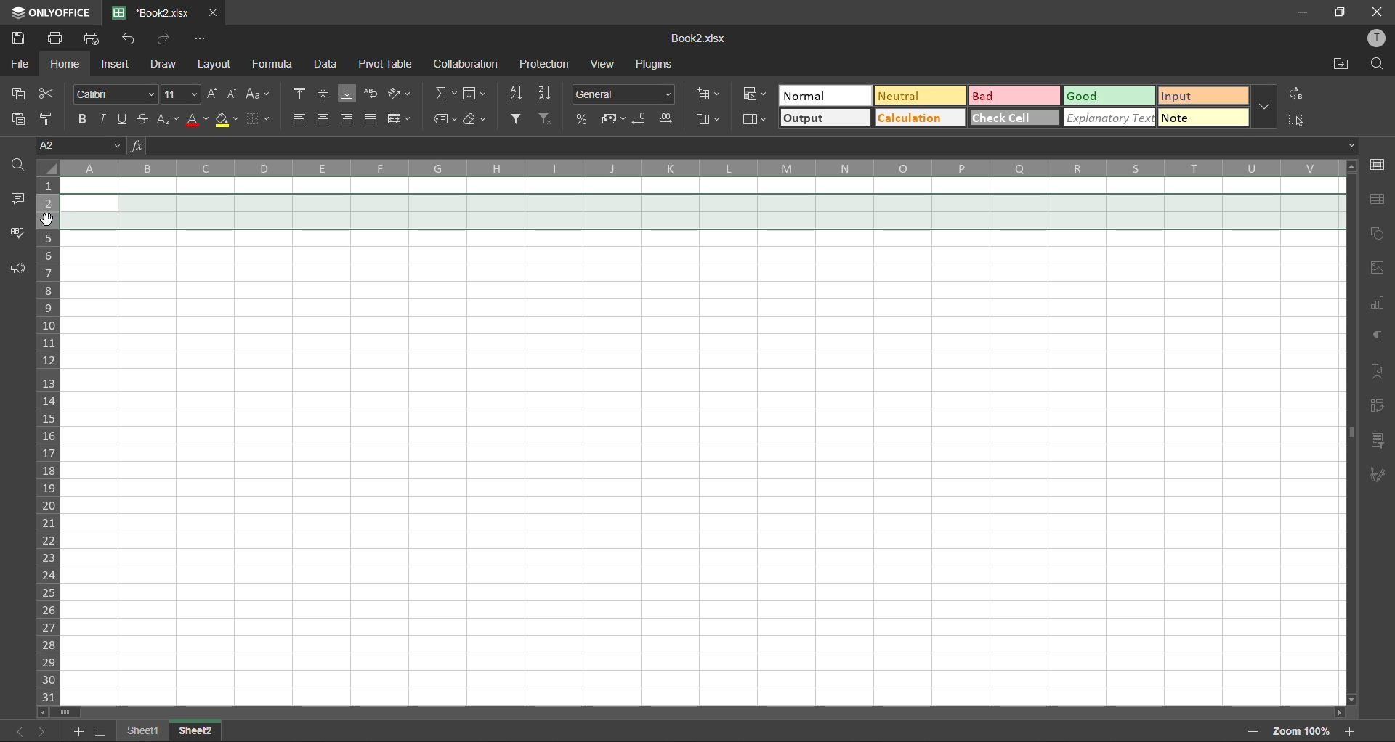 This screenshot has height=742, width=1395. I want to click on fx (formula), so click(137, 146).